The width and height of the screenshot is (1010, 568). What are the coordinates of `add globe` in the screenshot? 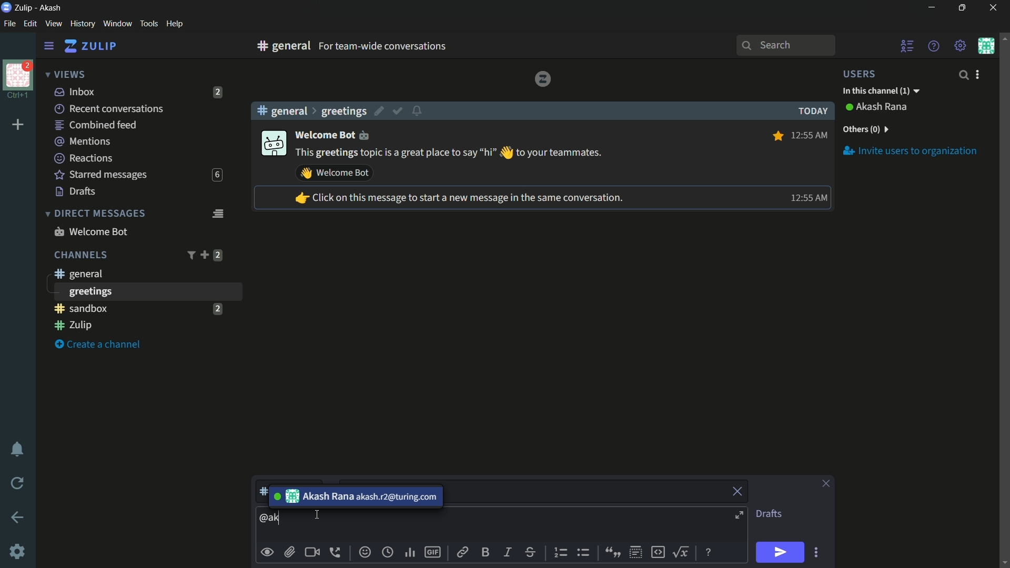 It's located at (388, 553).